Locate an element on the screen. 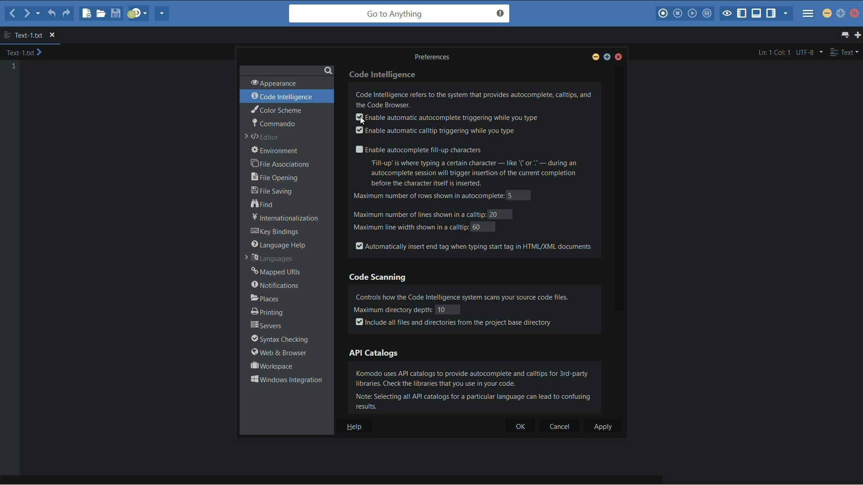  Code Intelligence refers to the system that provides autocomplete, calltips, and
the Code Browser. is located at coordinates (475, 99).